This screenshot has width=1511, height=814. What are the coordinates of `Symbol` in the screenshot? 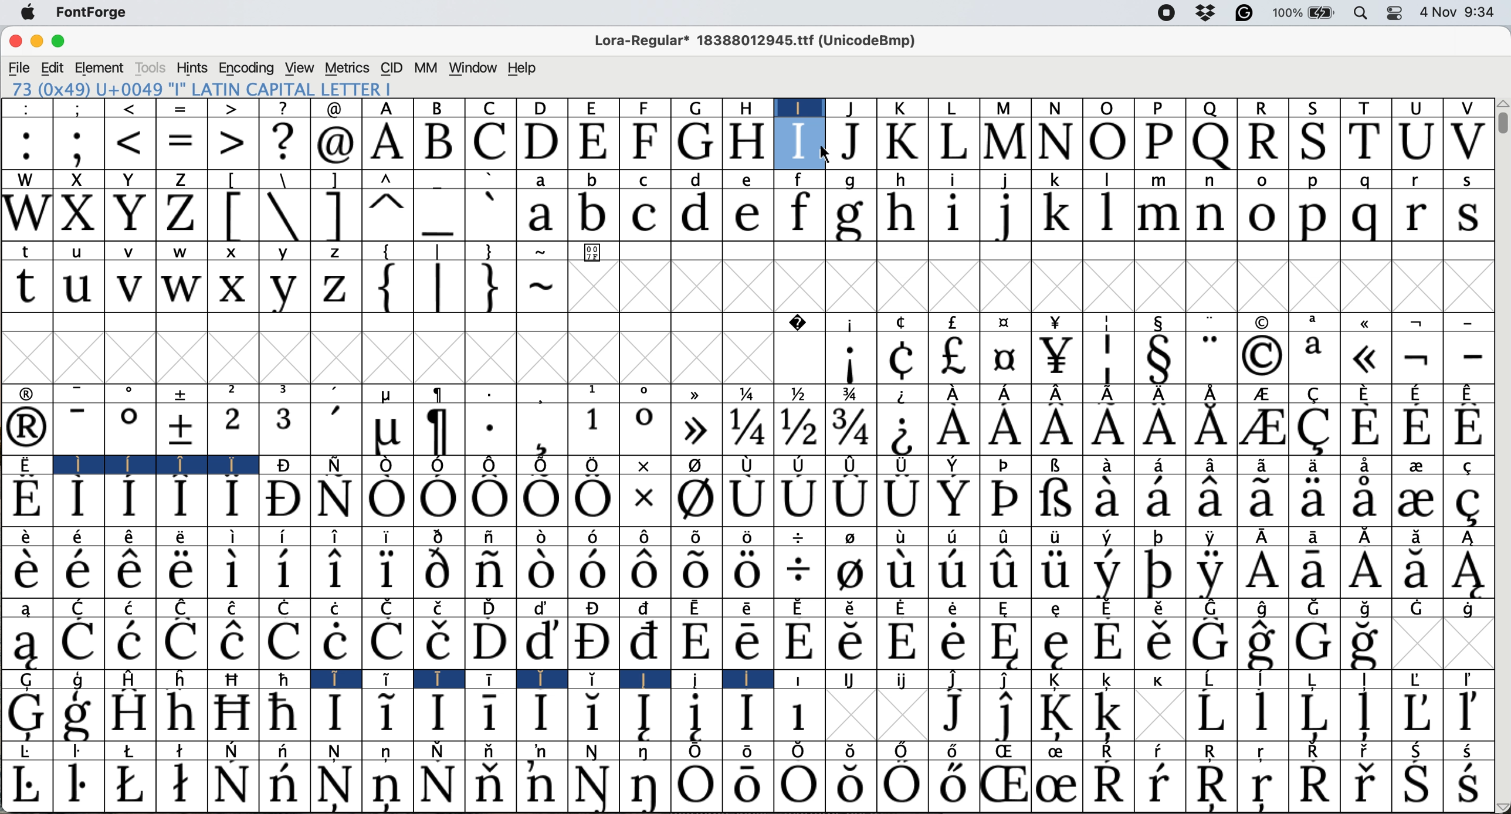 It's located at (953, 679).